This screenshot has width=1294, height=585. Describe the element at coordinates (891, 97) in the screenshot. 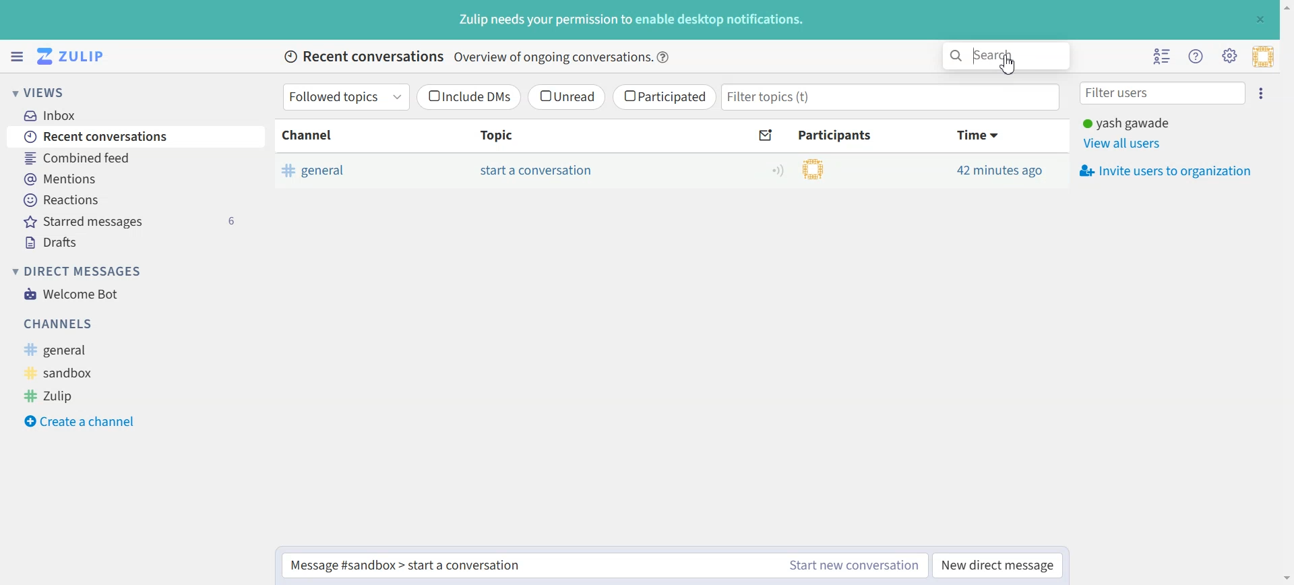

I see `Filter topics` at that location.